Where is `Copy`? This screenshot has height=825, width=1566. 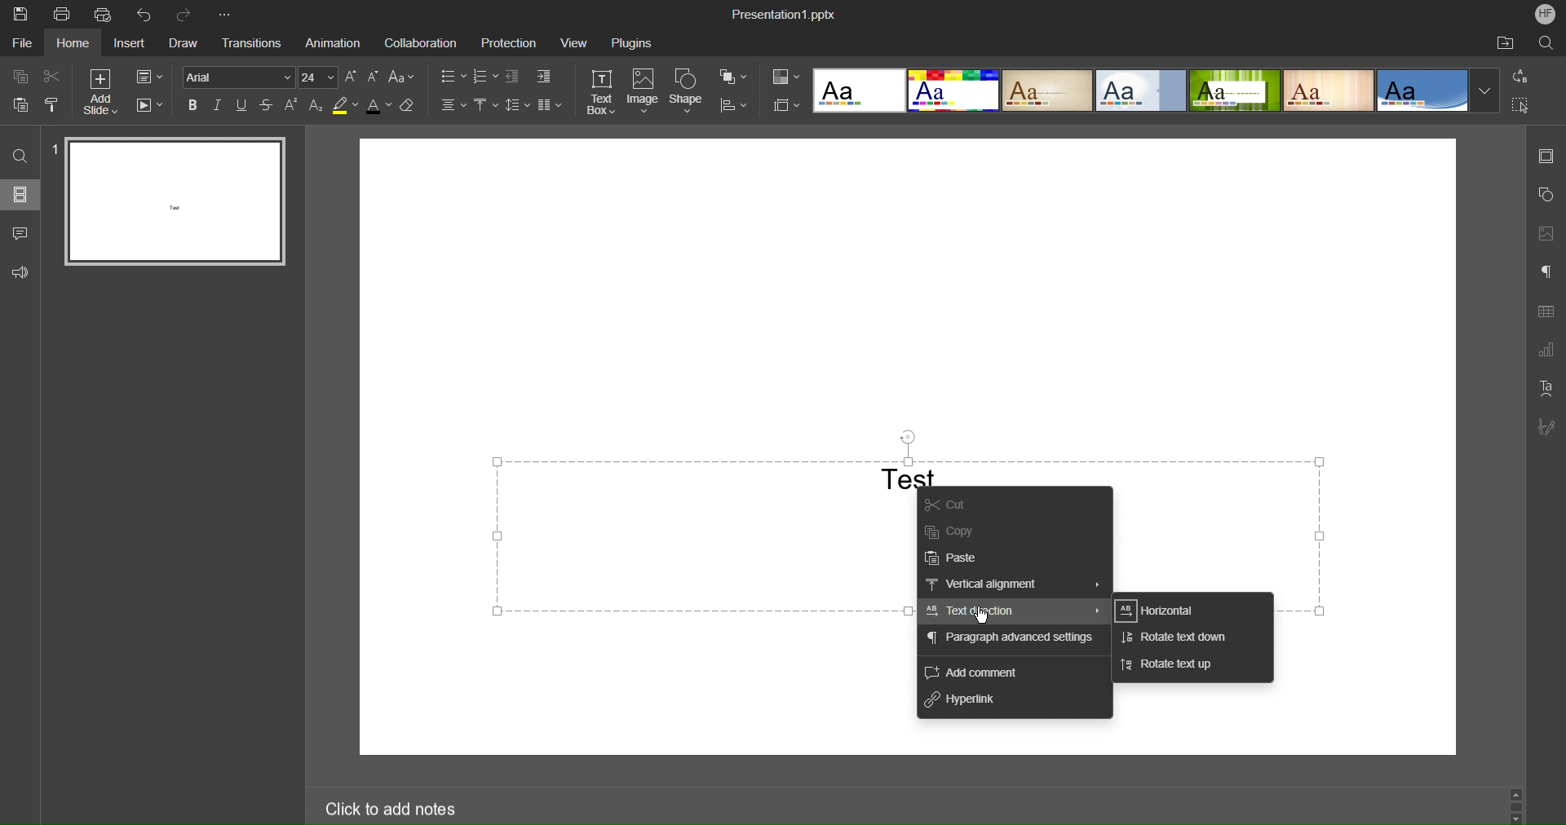
Copy is located at coordinates (24, 76).